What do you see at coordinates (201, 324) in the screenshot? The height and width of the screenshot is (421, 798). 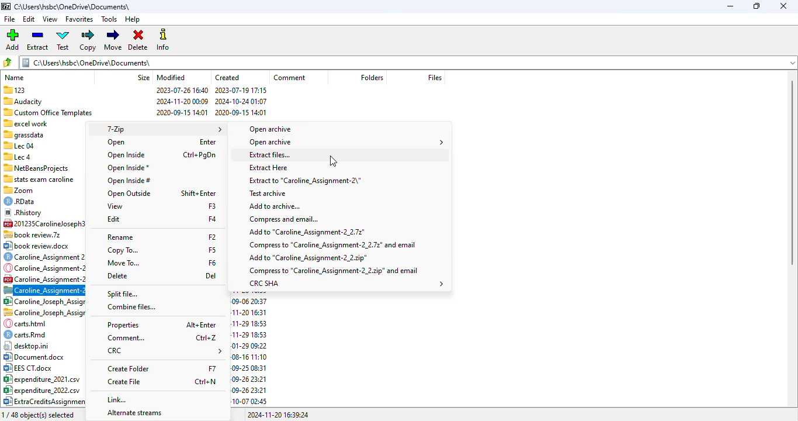 I see `shortcut for properties` at bounding box center [201, 324].